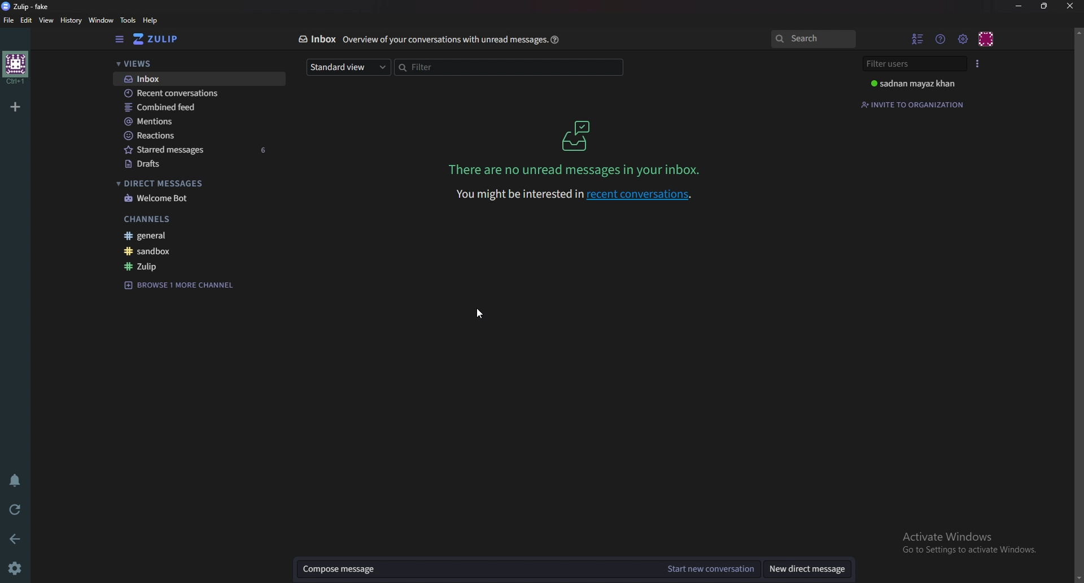 This screenshot has height=583, width=1084. Describe the element at coordinates (962, 38) in the screenshot. I see `Main menu` at that location.